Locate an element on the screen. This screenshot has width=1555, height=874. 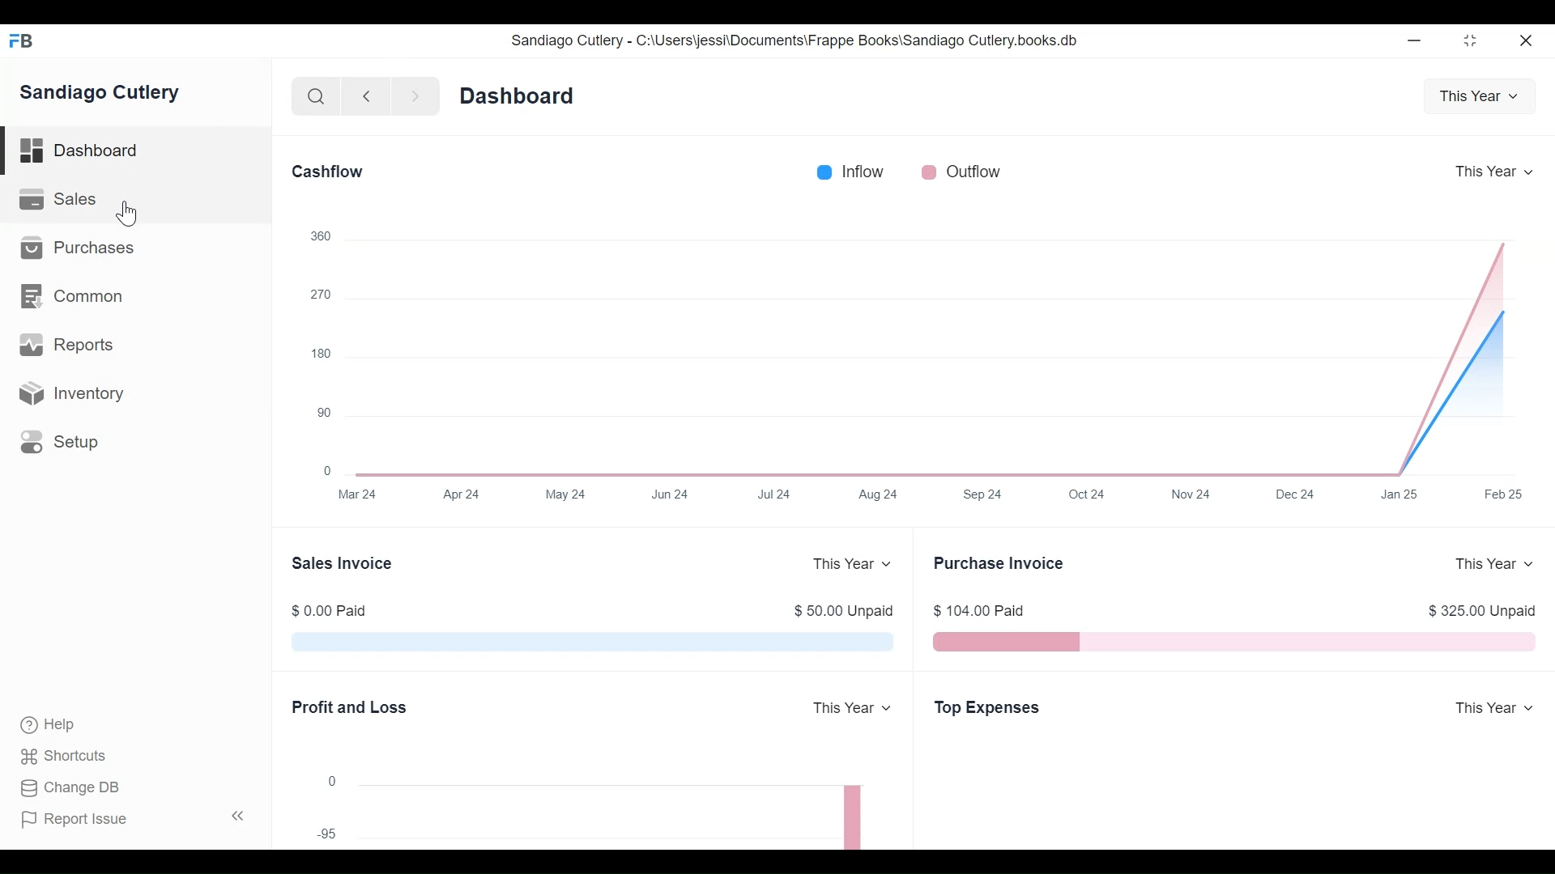
Frappe Books is located at coordinates (23, 40).